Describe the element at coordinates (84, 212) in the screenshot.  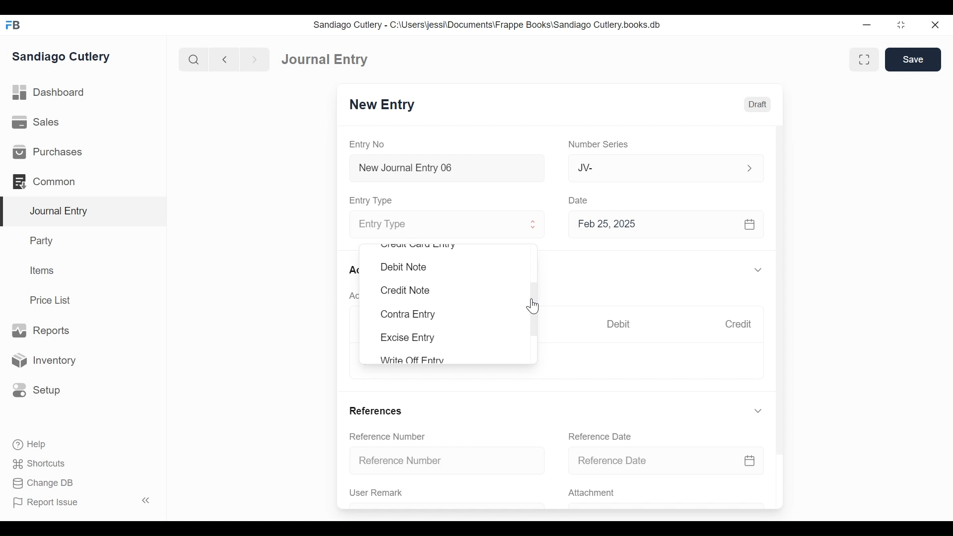
I see `Journal Entry` at that location.